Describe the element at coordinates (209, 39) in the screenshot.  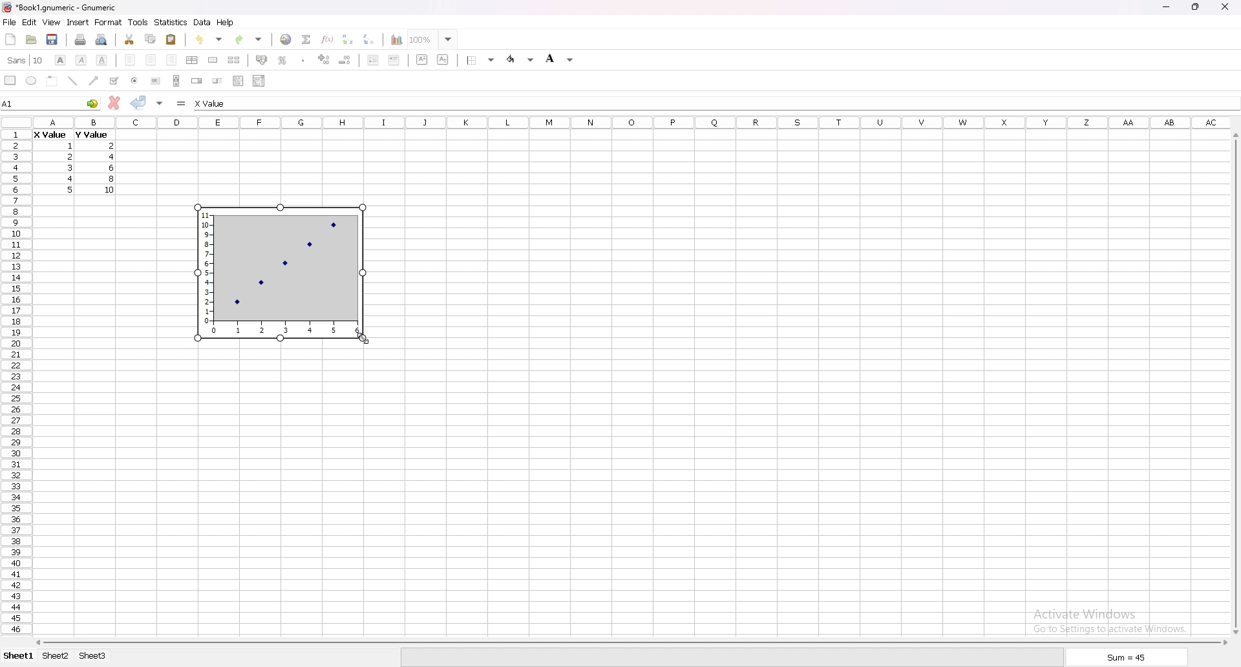
I see `undo` at that location.